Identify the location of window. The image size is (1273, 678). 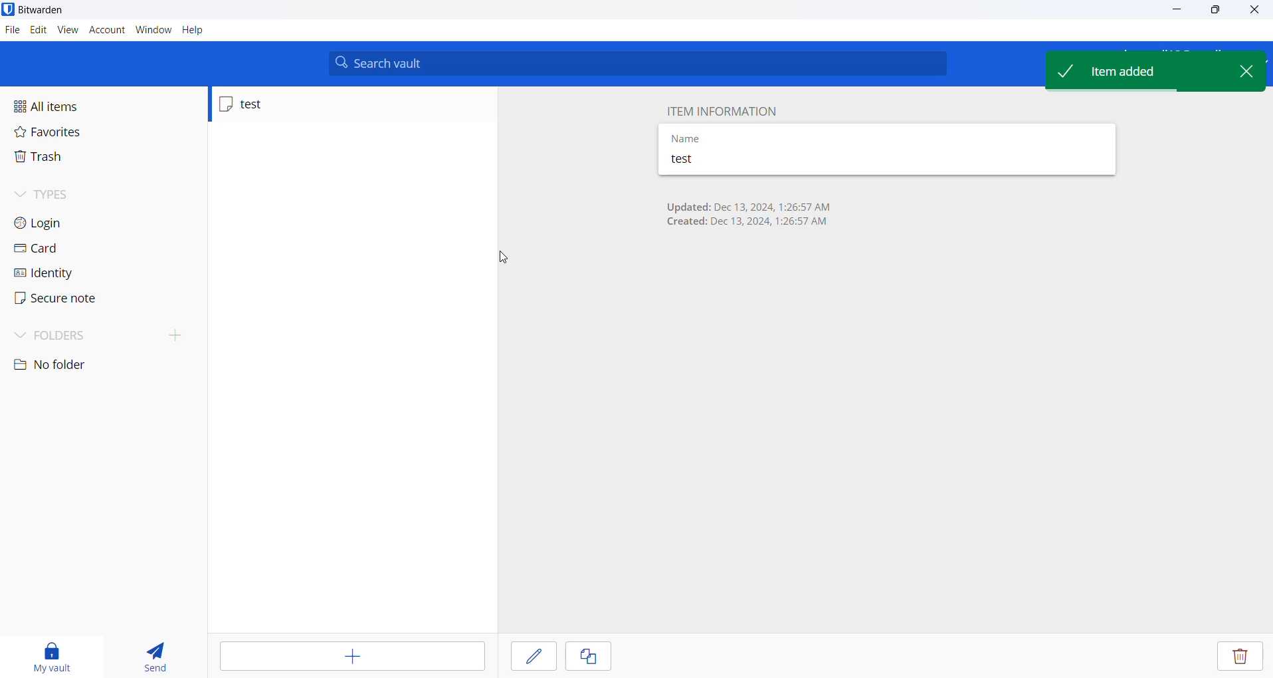
(153, 31).